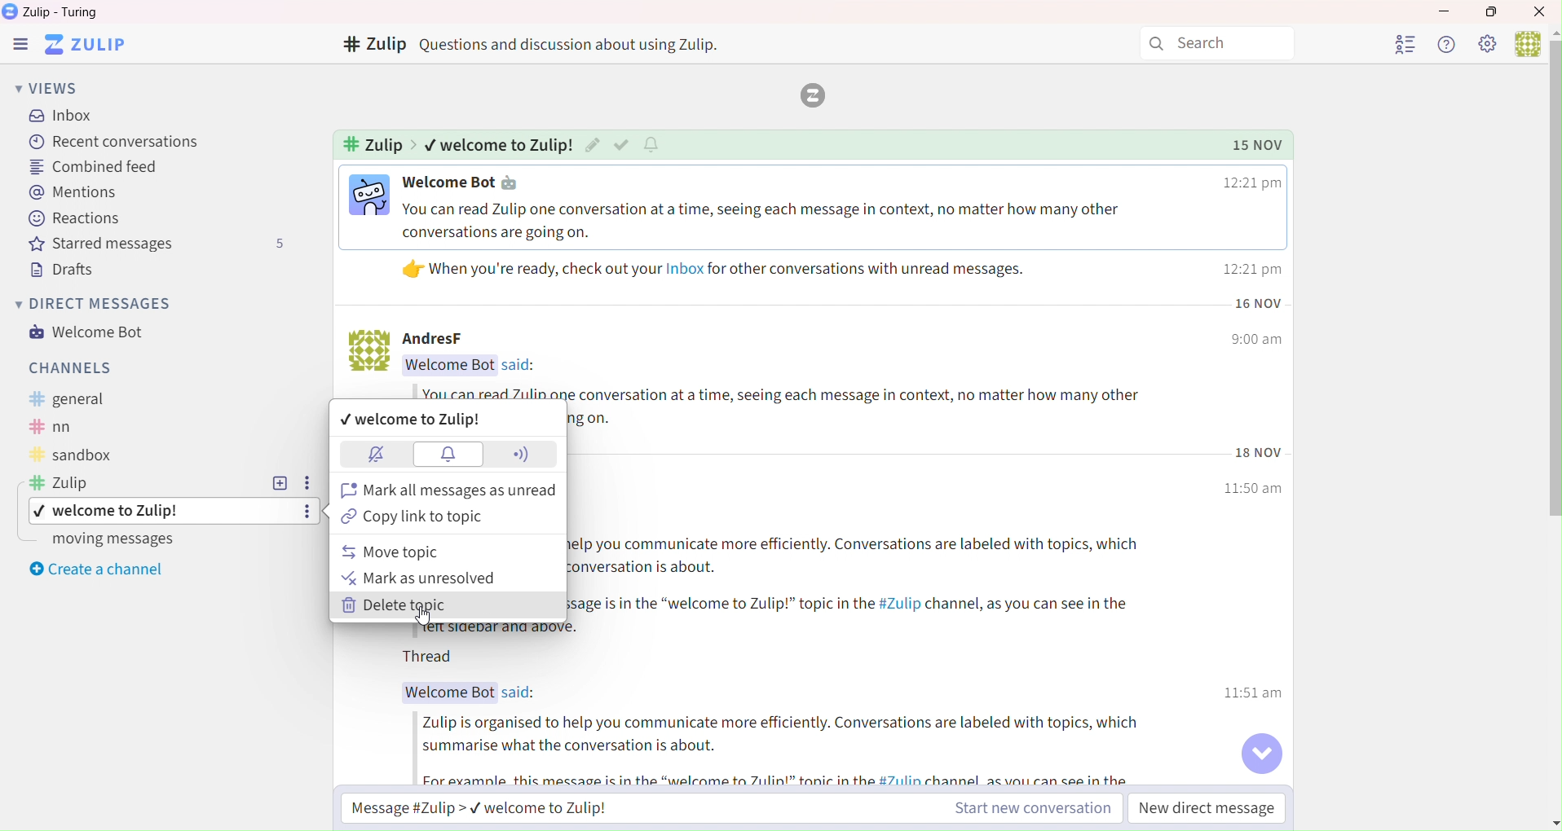 The width and height of the screenshot is (1562, 831). What do you see at coordinates (436, 657) in the screenshot?
I see `Text` at bounding box center [436, 657].